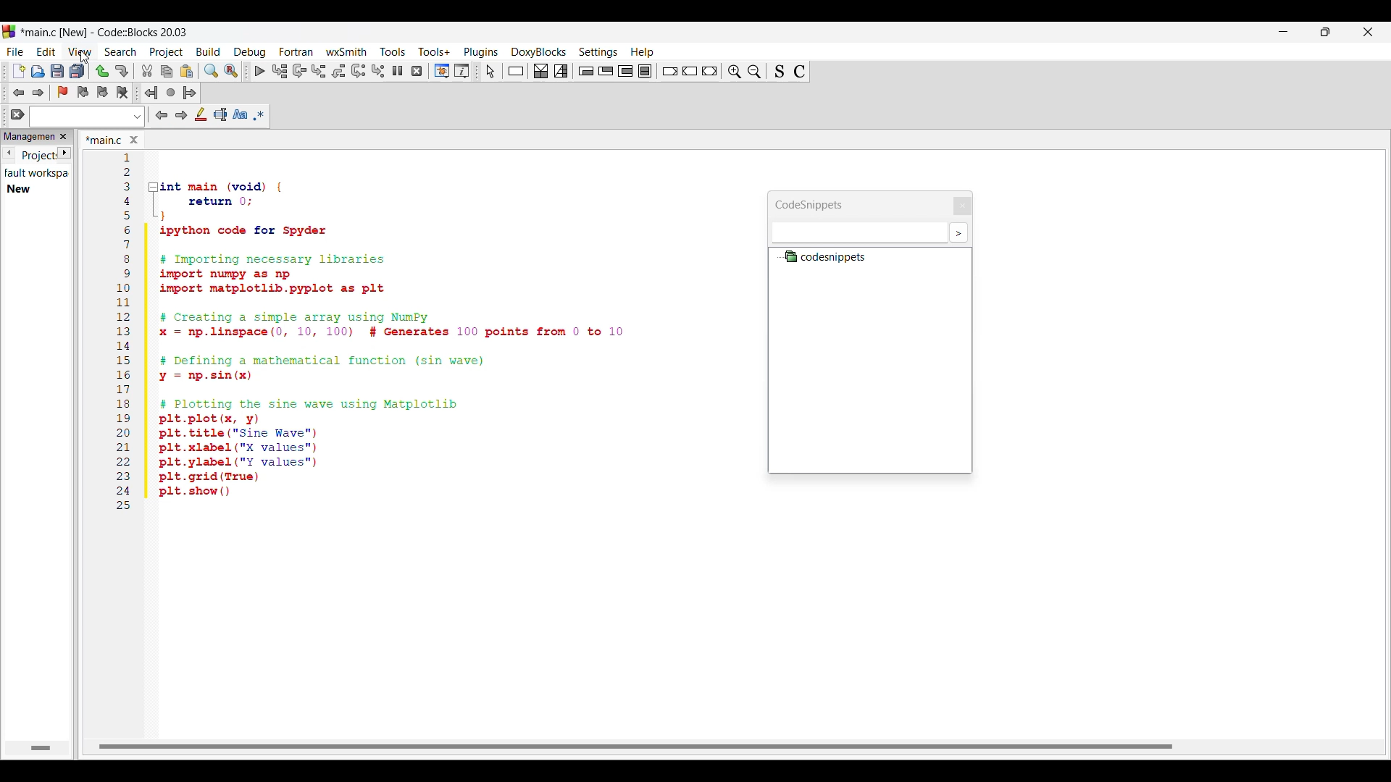 The image size is (1391, 782). I want to click on Jump back, so click(151, 93).